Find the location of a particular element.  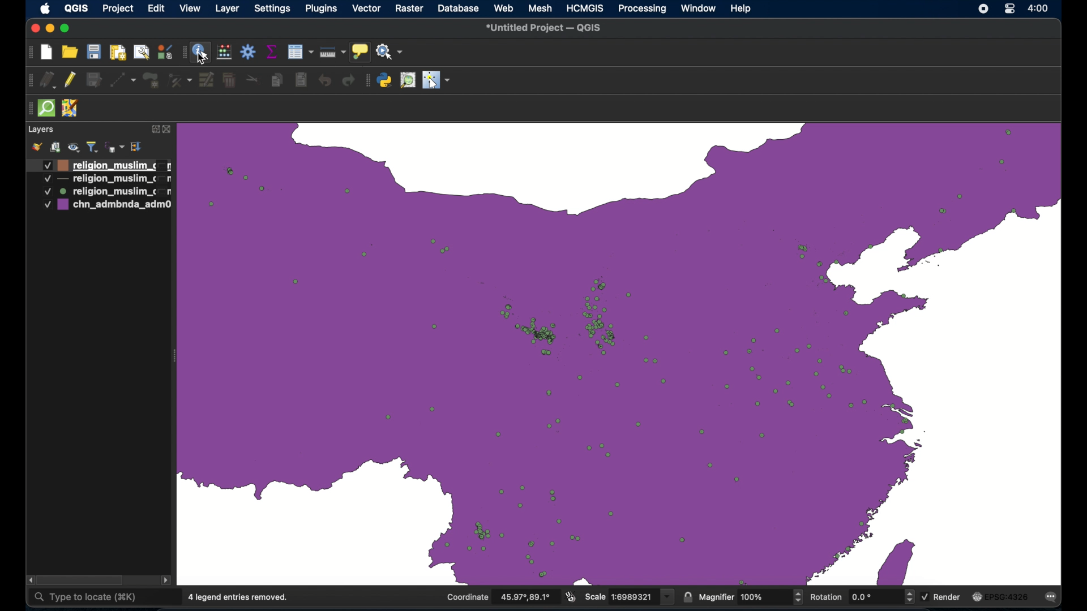

osm palce search is located at coordinates (407, 80).